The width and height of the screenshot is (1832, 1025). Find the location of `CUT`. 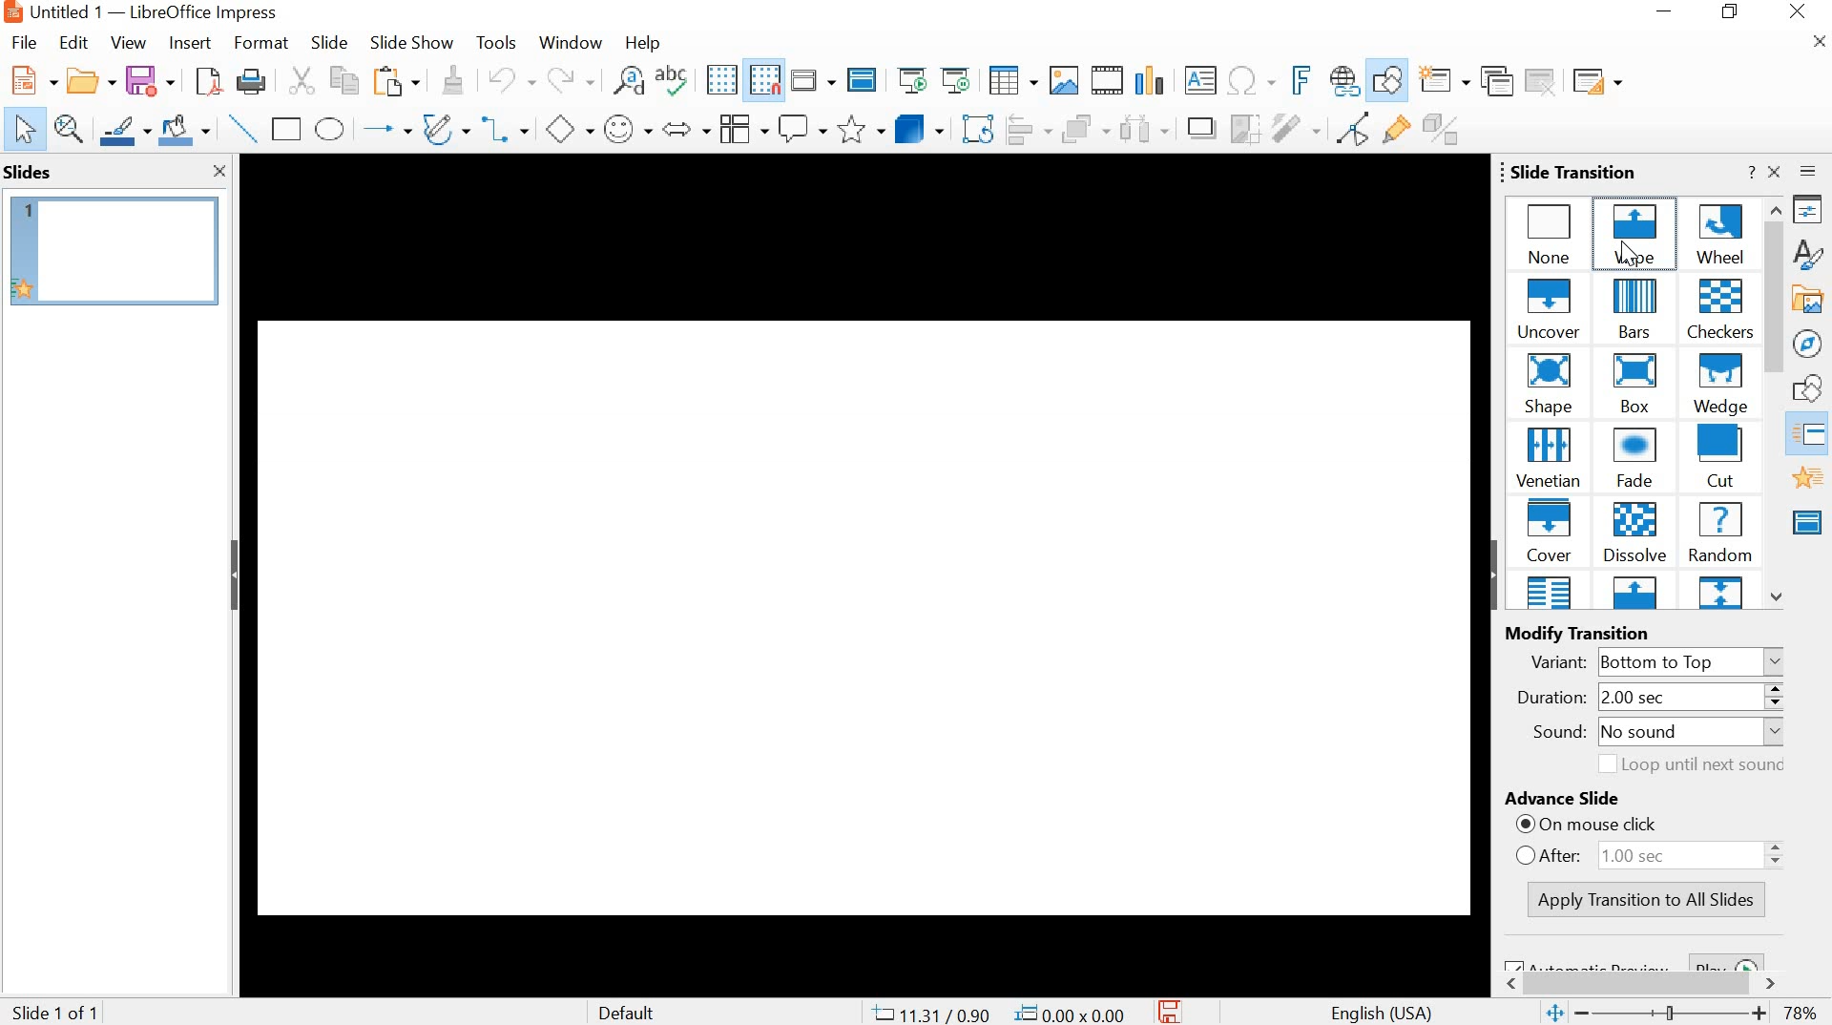

CUT is located at coordinates (1721, 457).